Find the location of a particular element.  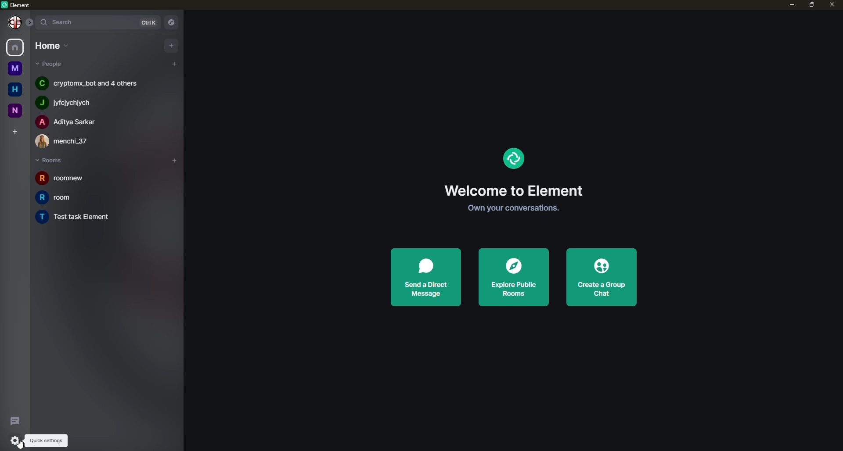

people is located at coordinates (88, 83).